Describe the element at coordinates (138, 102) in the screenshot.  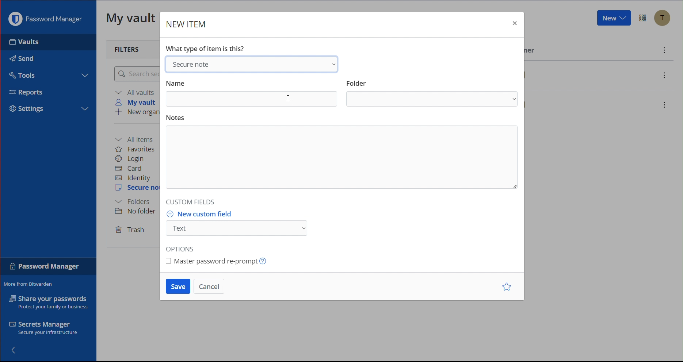
I see `My vault` at that location.